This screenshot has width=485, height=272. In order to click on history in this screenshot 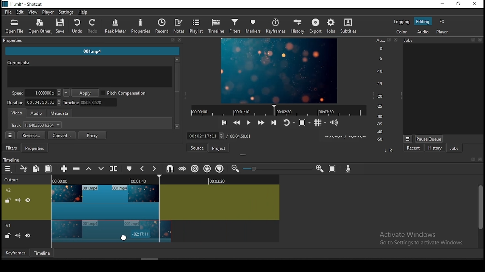, I will do `click(299, 26)`.